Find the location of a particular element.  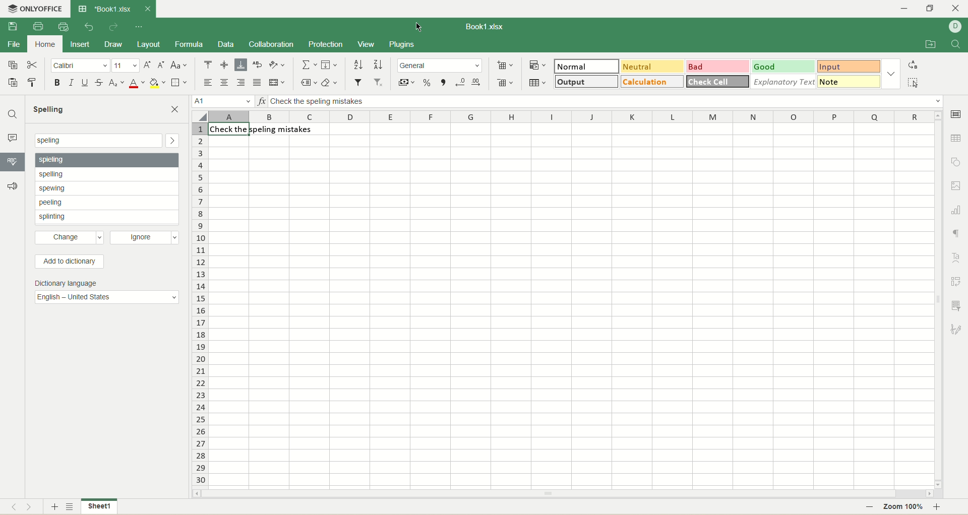

sheet list is located at coordinates (70, 507).